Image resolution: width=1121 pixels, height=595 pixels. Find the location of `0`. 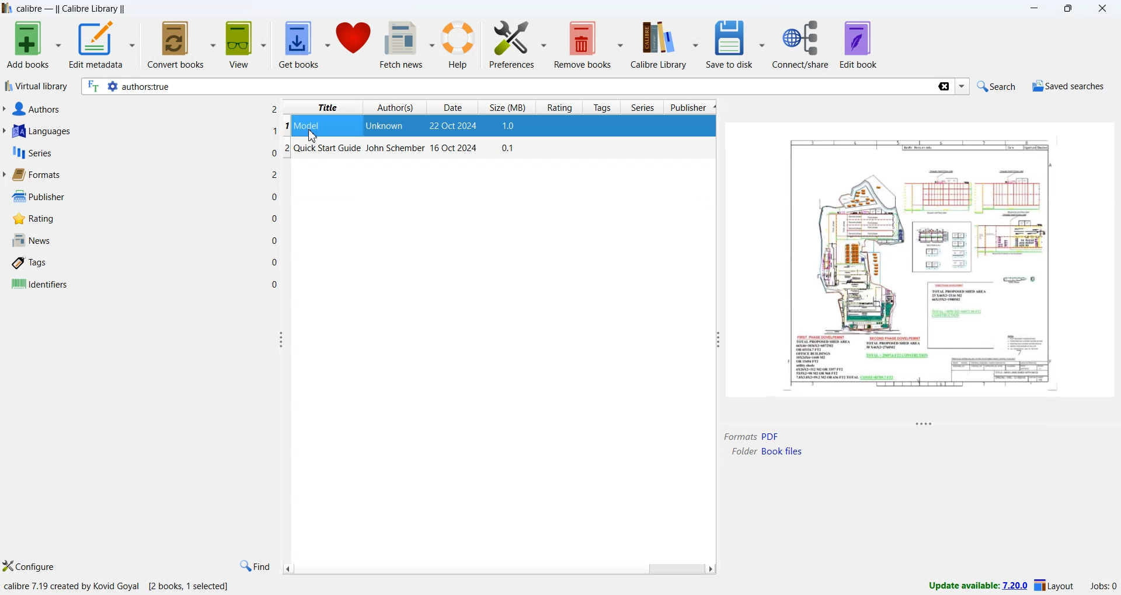

0 is located at coordinates (275, 283).